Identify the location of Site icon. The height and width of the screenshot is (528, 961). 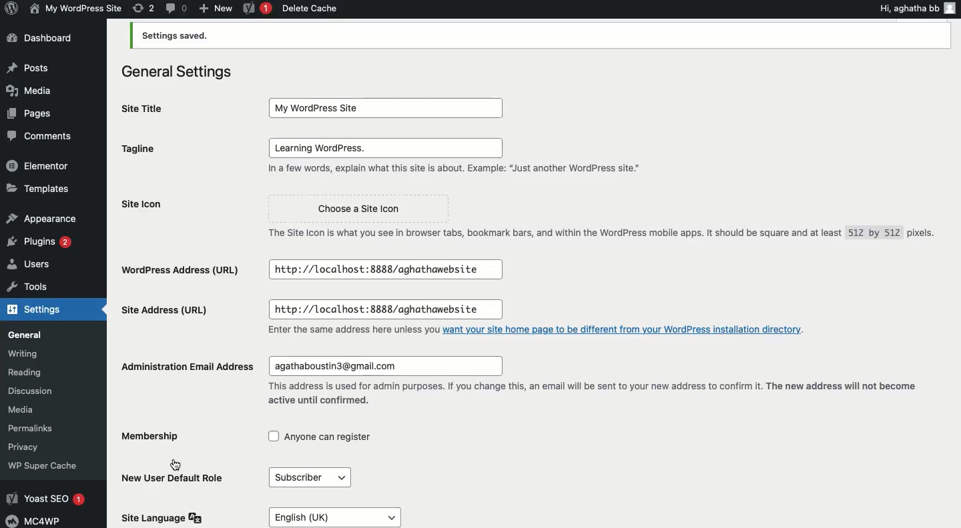
(176, 203).